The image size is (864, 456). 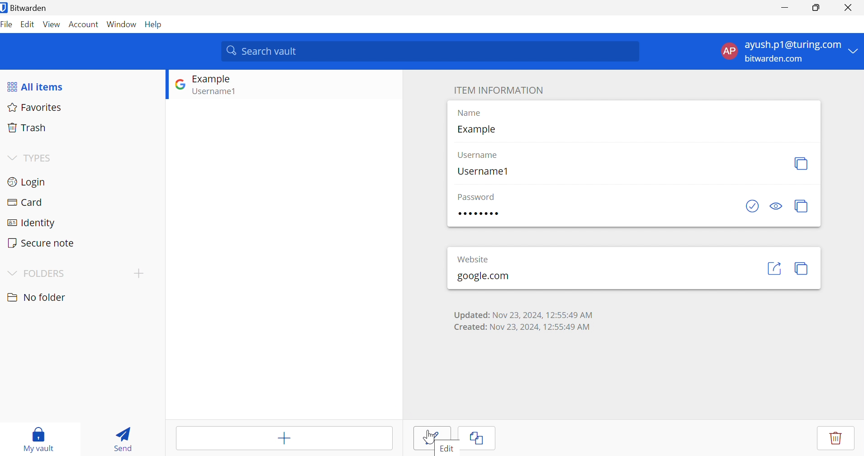 What do you see at coordinates (29, 128) in the screenshot?
I see `` at bounding box center [29, 128].